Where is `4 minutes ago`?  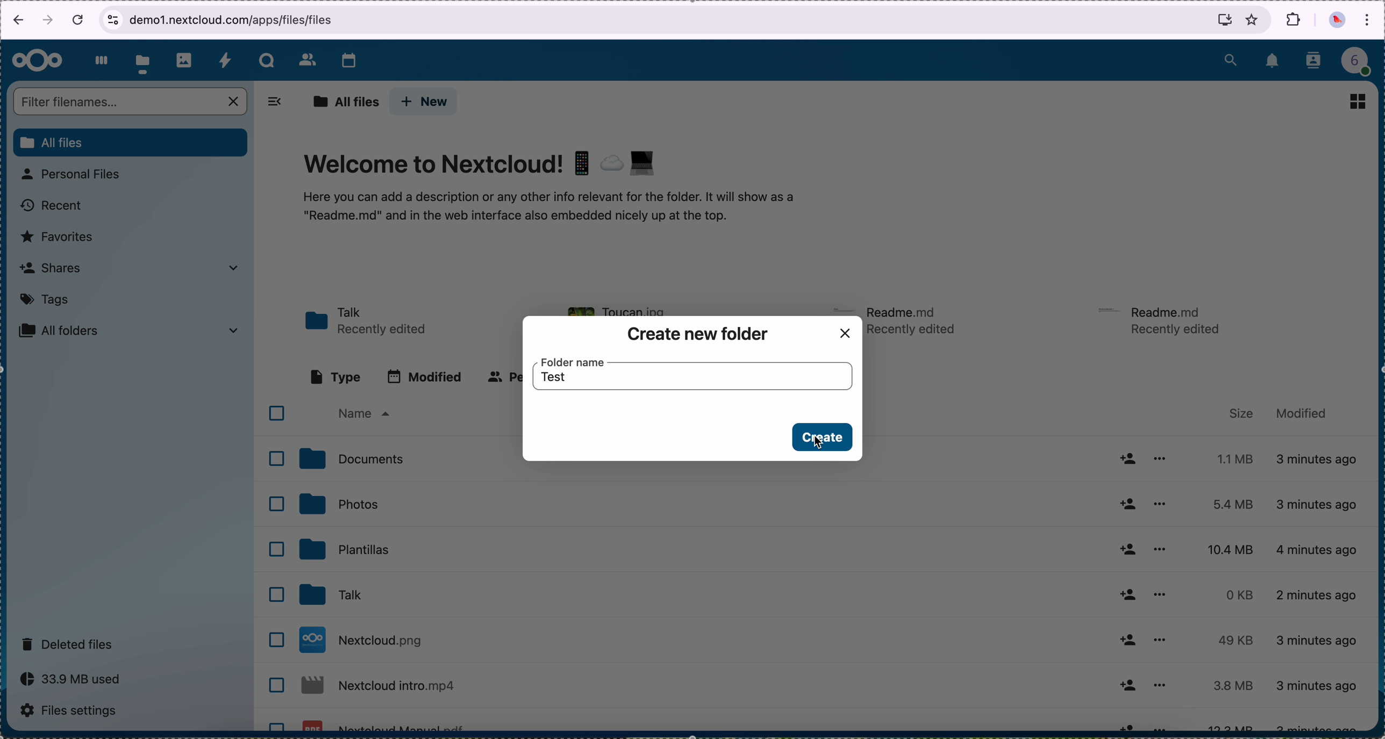 4 minutes ago is located at coordinates (1323, 640).